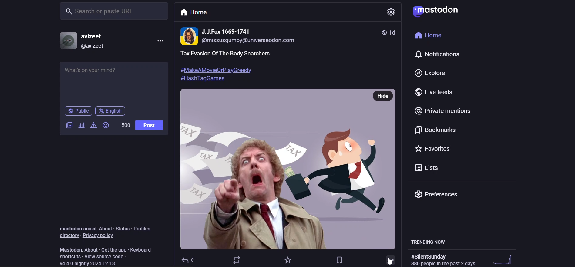  I want to click on home, so click(434, 34).